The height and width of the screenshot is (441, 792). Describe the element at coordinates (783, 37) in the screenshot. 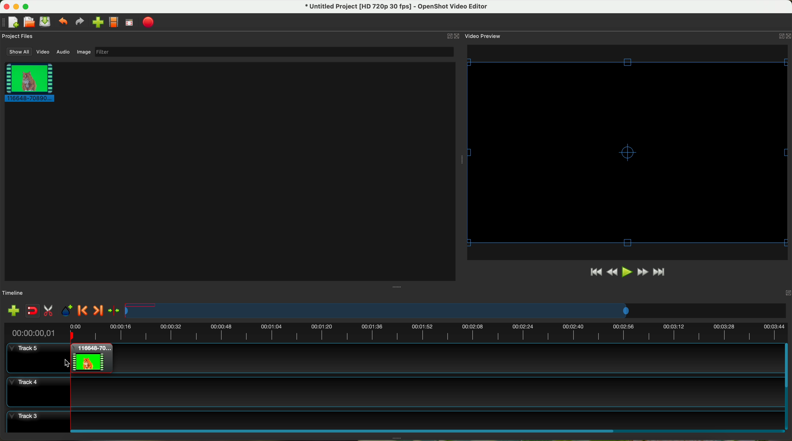

I see `close` at that location.